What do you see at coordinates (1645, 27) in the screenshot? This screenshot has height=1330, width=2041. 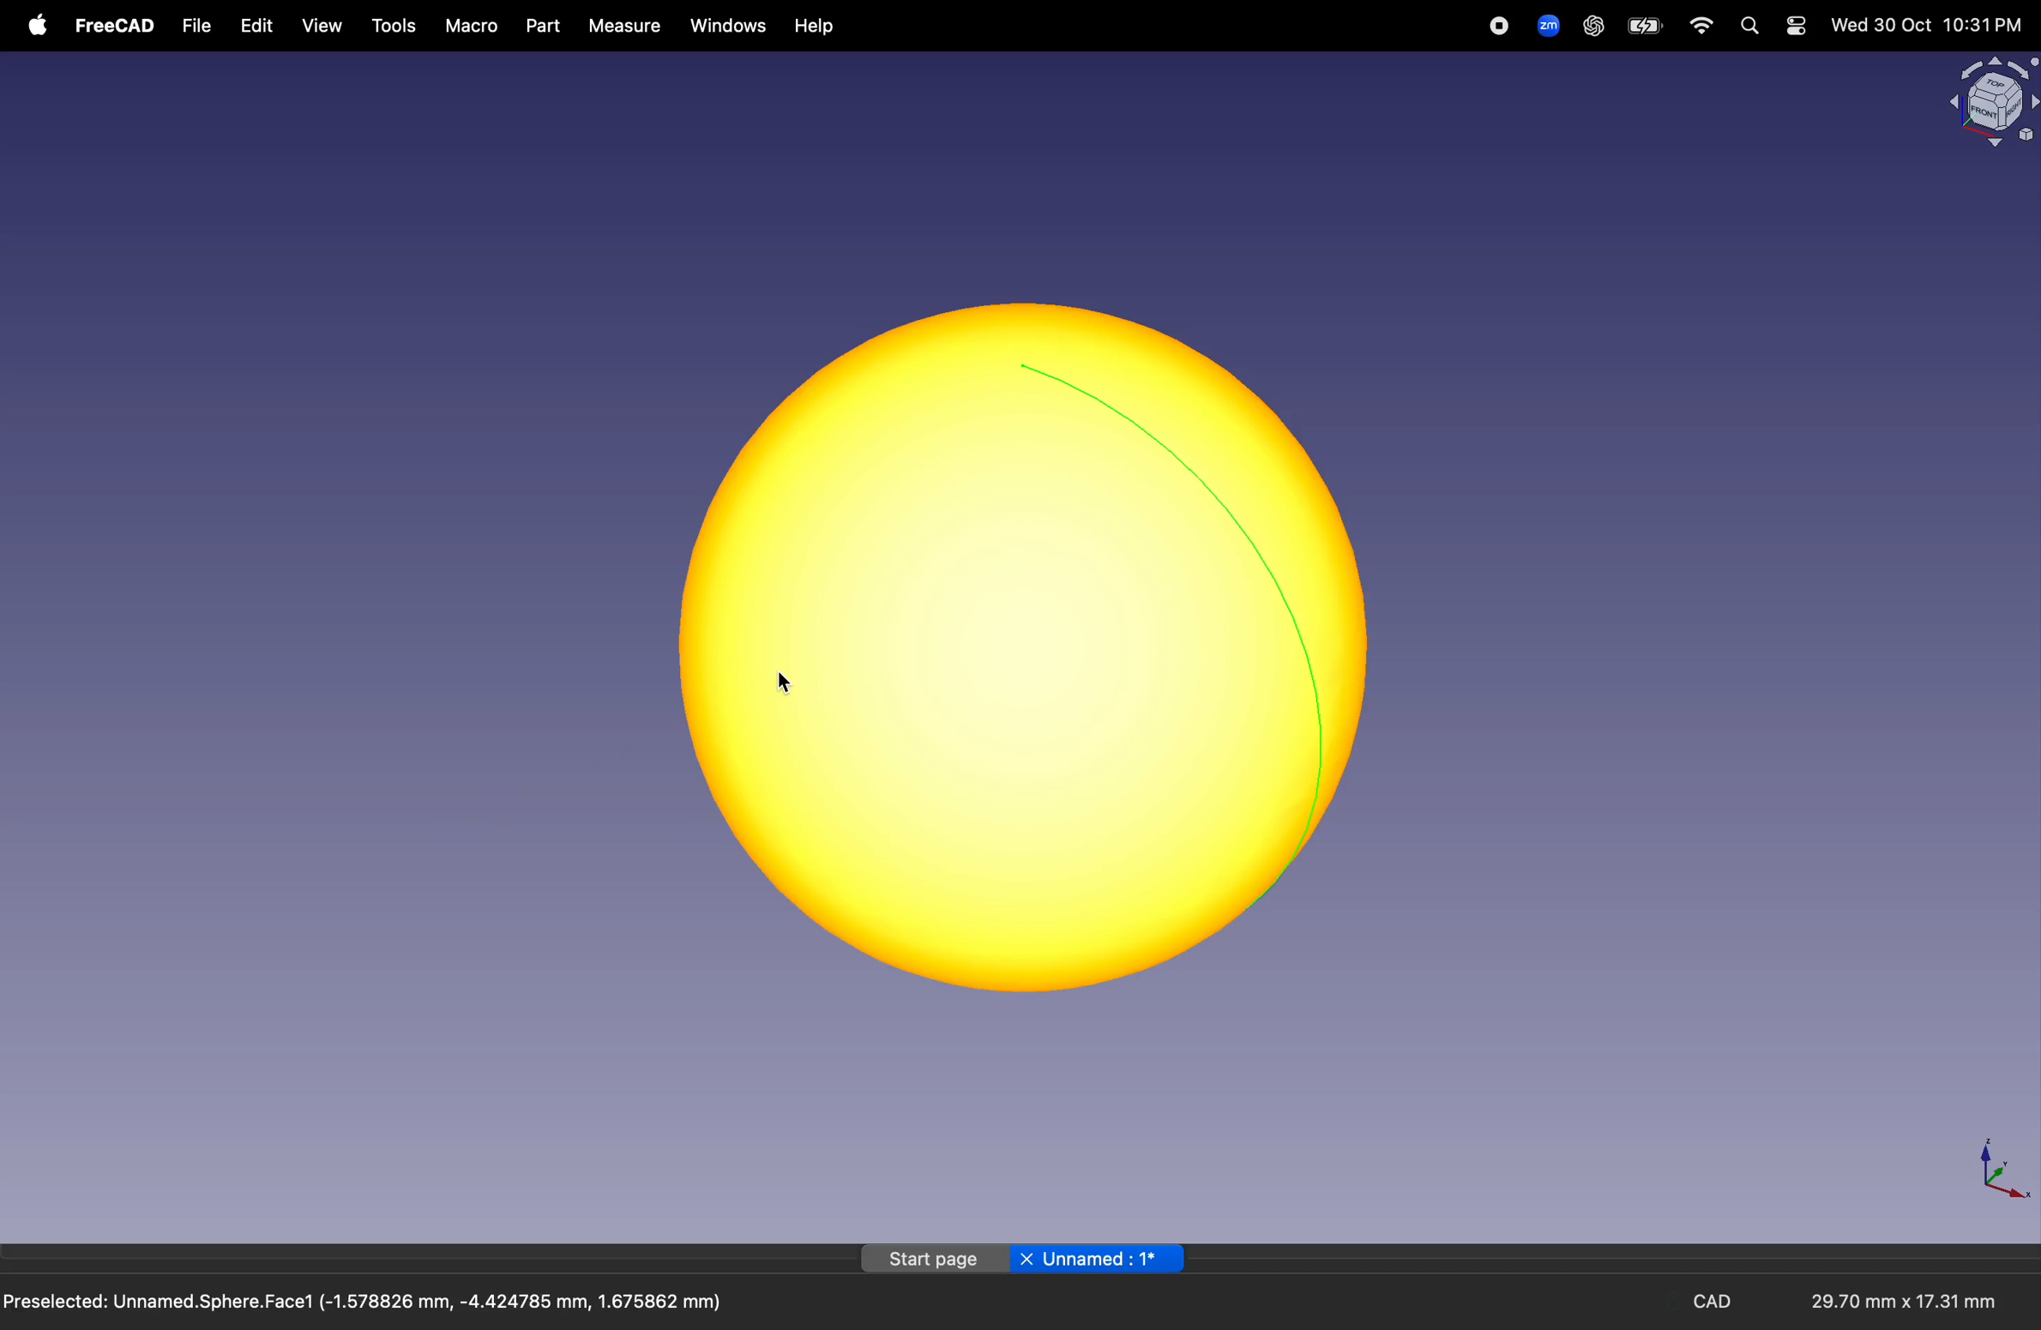 I see `battery` at bounding box center [1645, 27].